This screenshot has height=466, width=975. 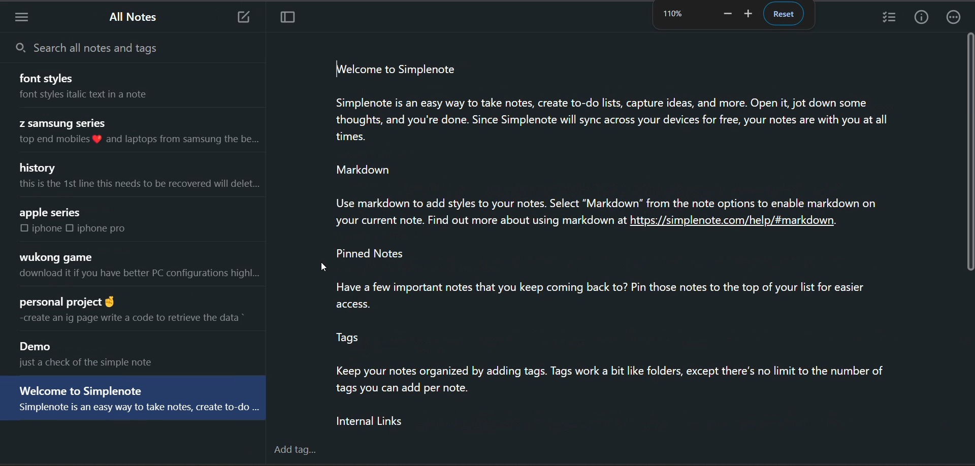 I want to click on Demo, so click(x=40, y=347).